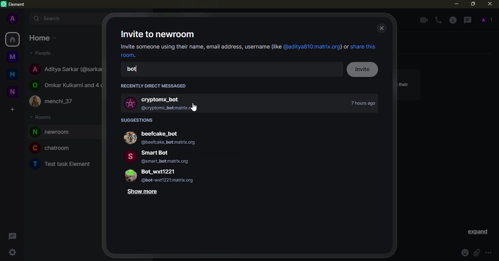 The image size is (499, 261). What do you see at coordinates (43, 53) in the screenshot?
I see `people` at bounding box center [43, 53].